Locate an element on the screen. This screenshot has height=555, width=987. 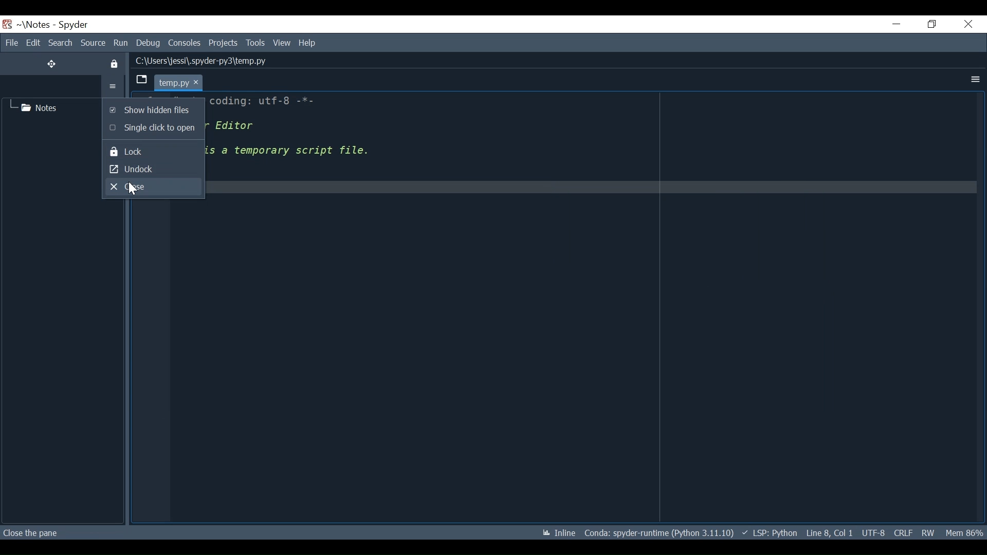
More Options  is located at coordinates (113, 86).